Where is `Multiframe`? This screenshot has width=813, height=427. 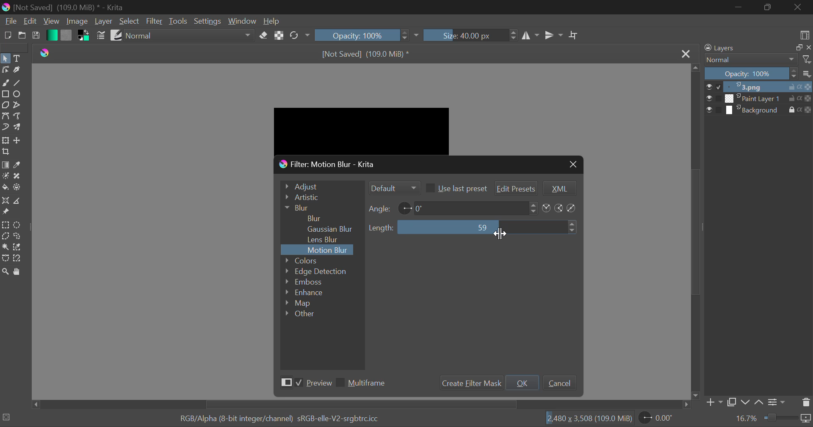 Multiframe is located at coordinates (363, 384).